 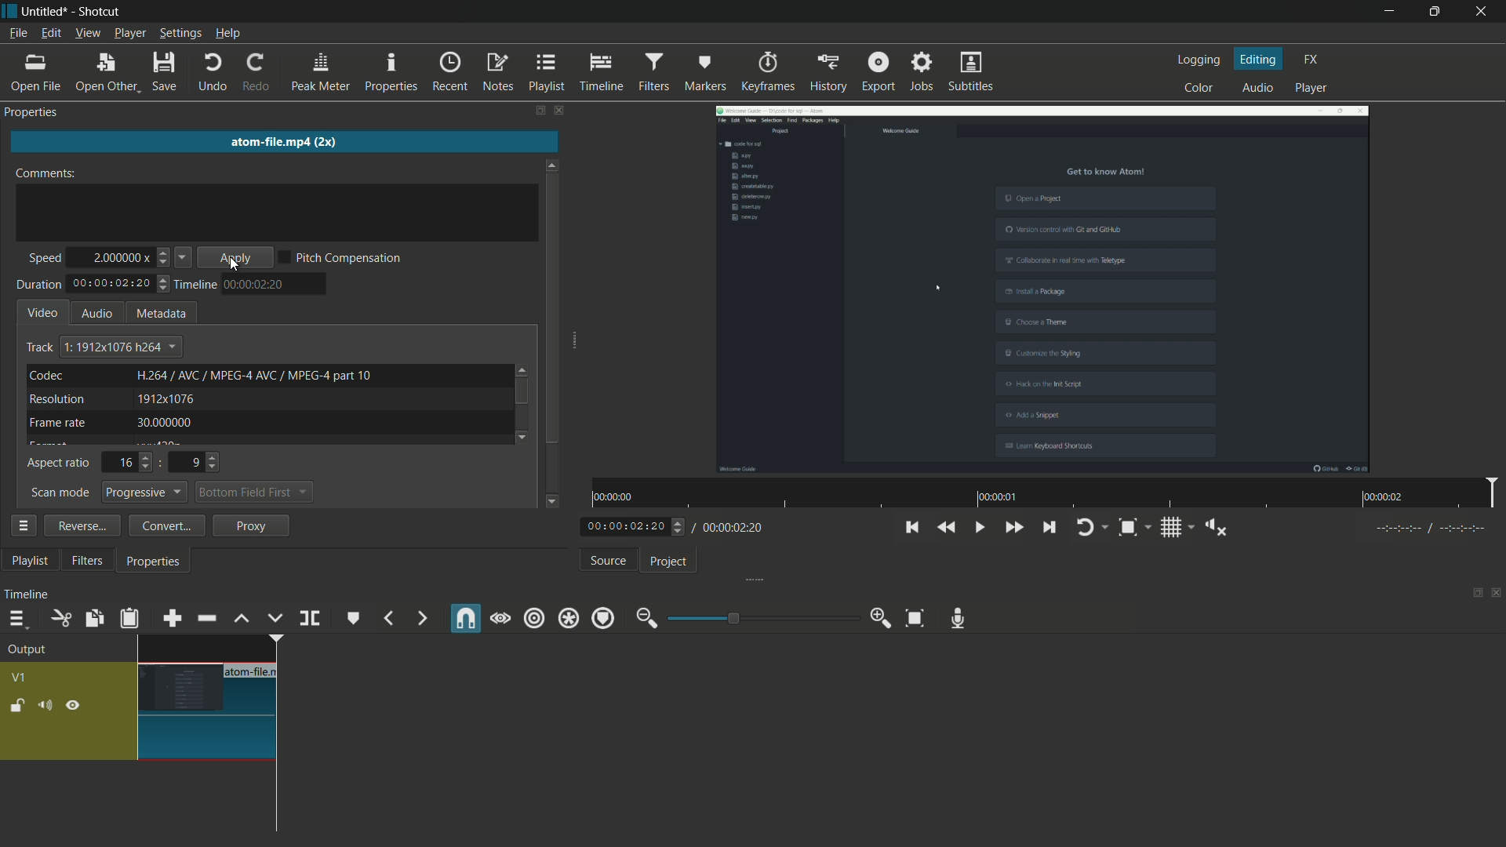 I want to click on create or edit marker, so click(x=351, y=618).